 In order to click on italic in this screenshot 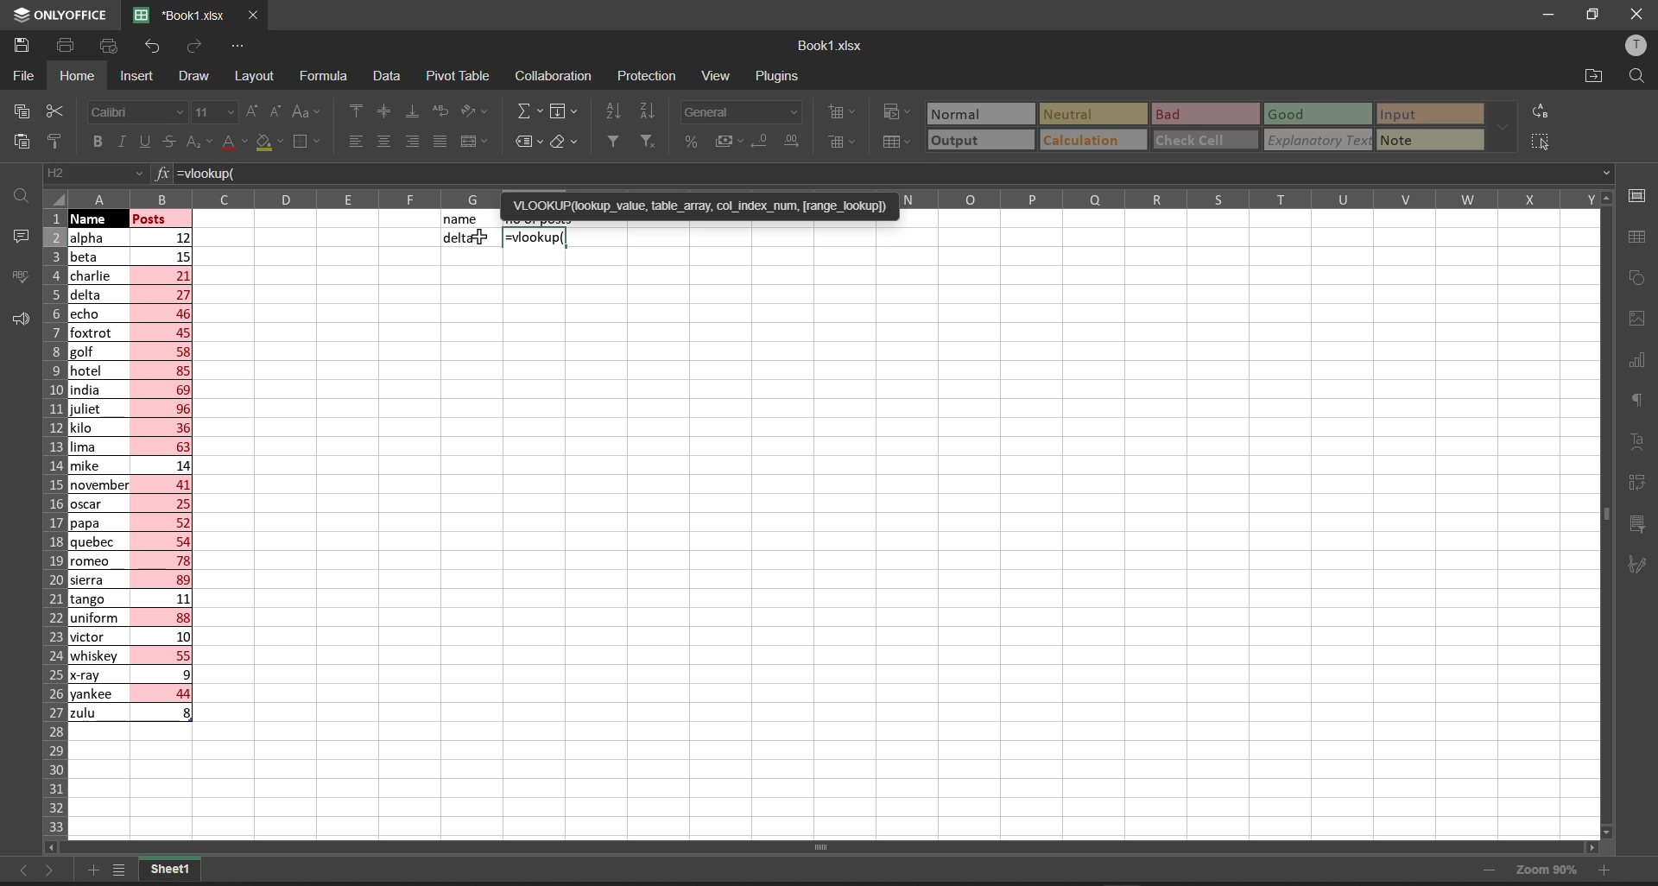, I will do `click(120, 142)`.